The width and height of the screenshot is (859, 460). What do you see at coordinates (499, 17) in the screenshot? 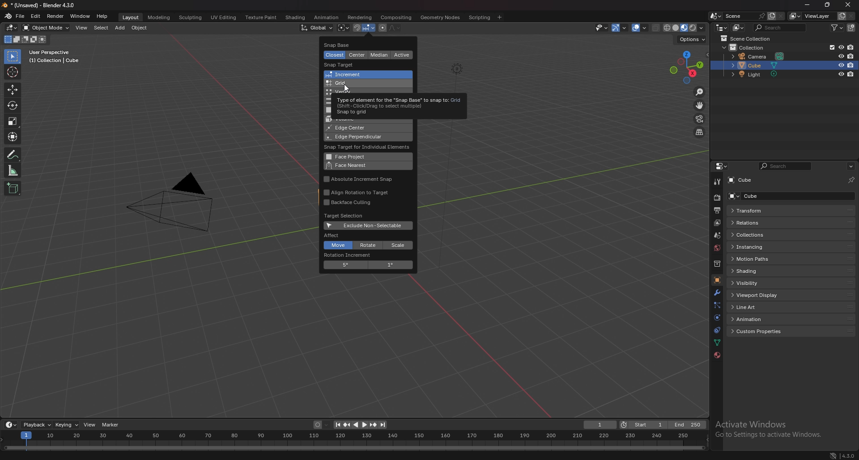
I see `add workspace` at bounding box center [499, 17].